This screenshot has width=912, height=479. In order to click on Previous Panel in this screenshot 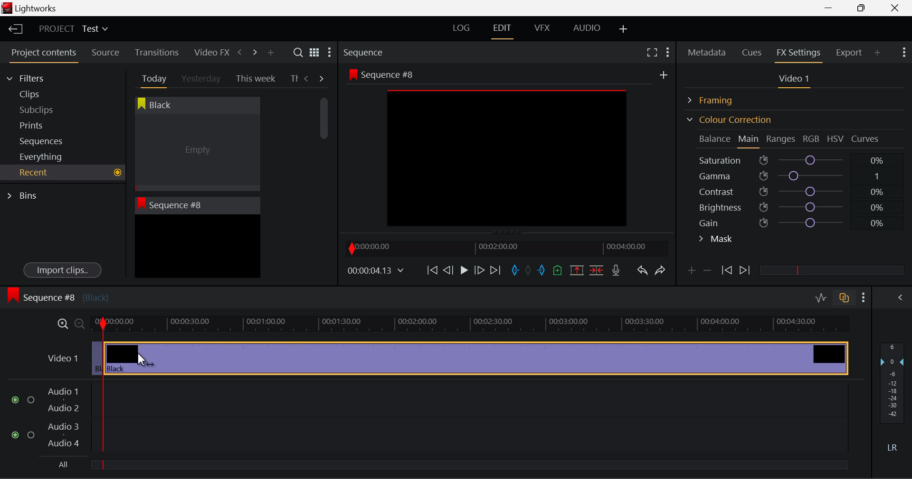, I will do `click(239, 53)`.